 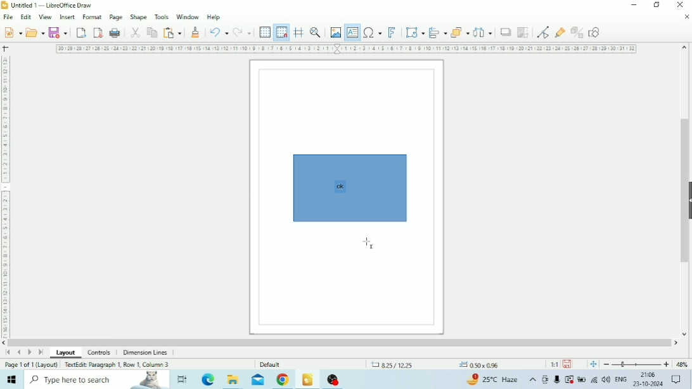 What do you see at coordinates (656, 6) in the screenshot?
I see `Restore Down` at bounding box center [656, 6].